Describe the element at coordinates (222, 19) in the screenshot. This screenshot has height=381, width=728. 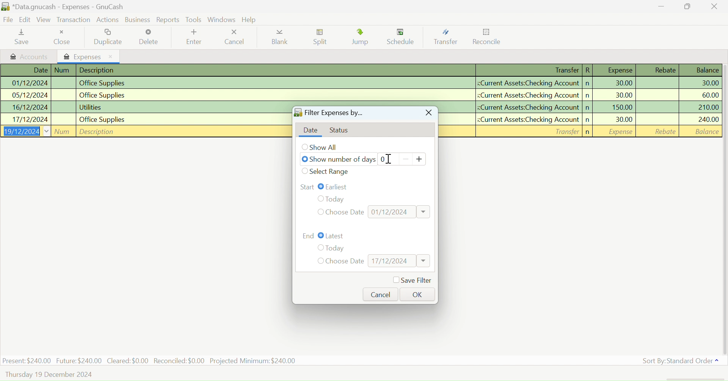
I see `Windows` at that location.